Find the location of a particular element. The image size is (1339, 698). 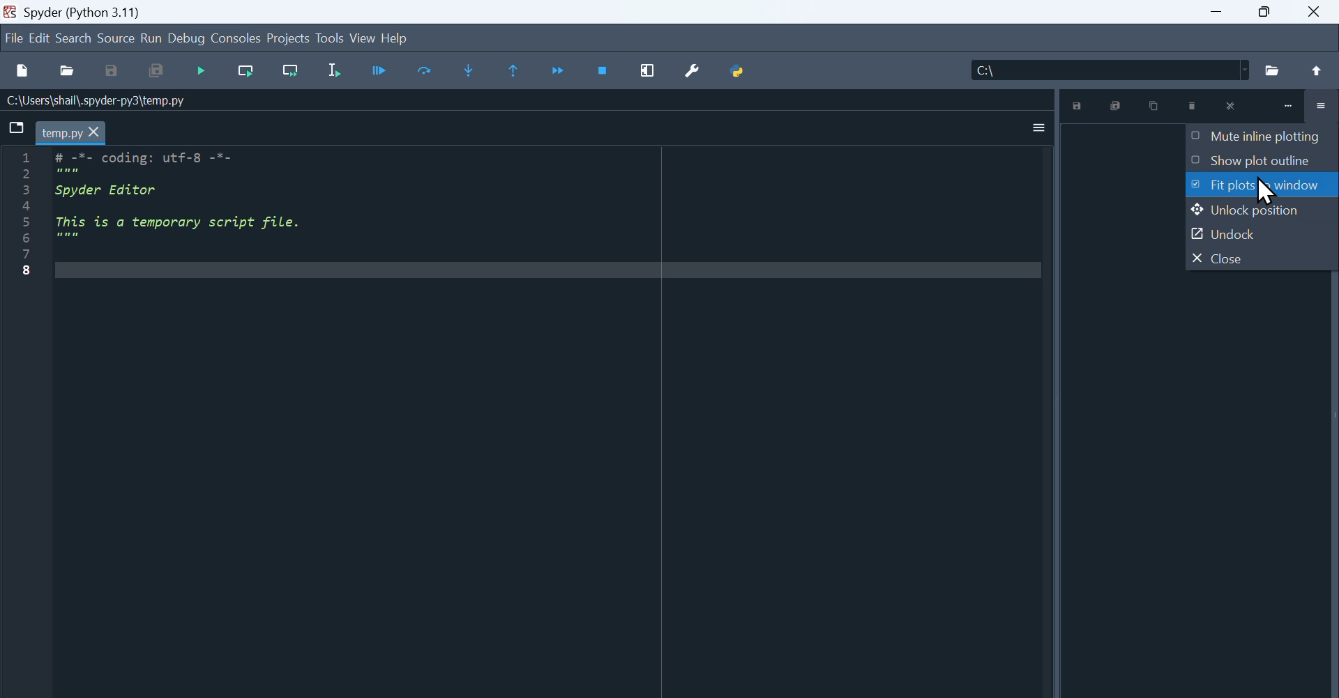

current file tab is located at coordinates (71, 132).